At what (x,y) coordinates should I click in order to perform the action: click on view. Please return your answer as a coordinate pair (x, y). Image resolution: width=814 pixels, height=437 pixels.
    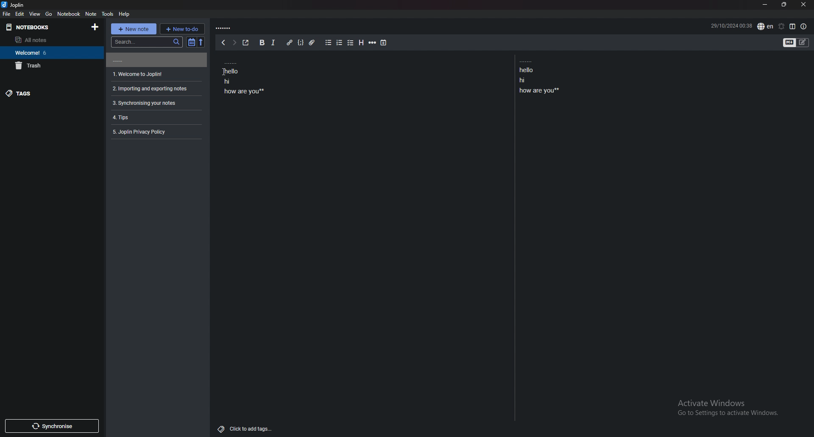
    Looking at the image, I should click on (36, 14).